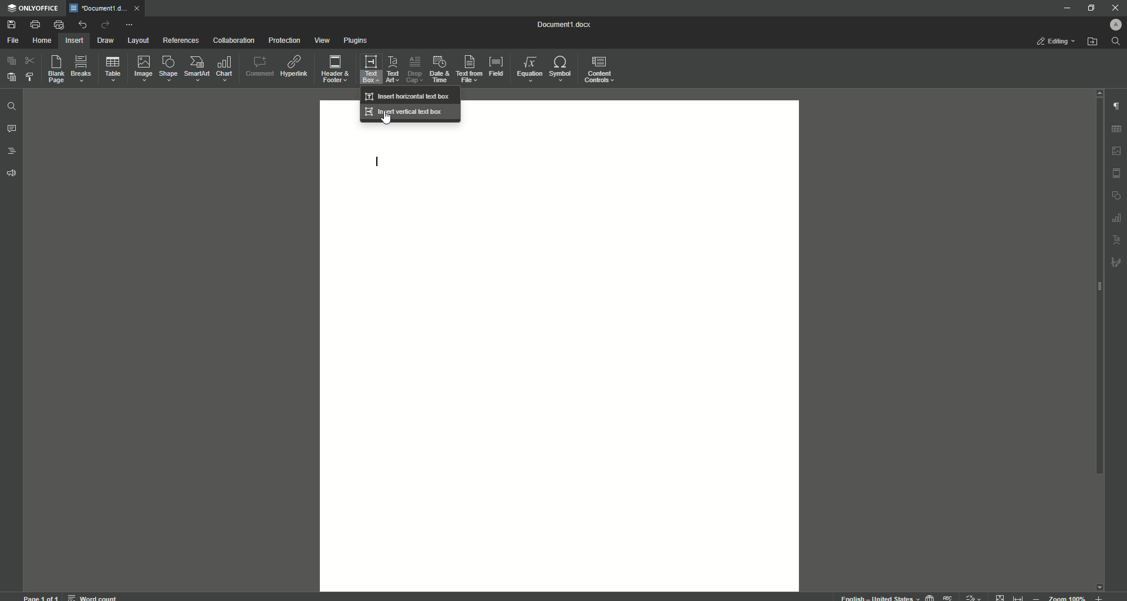 The height and width of the screenshot is (601, 1127). I want to click on Breaks, so click(82, 69).